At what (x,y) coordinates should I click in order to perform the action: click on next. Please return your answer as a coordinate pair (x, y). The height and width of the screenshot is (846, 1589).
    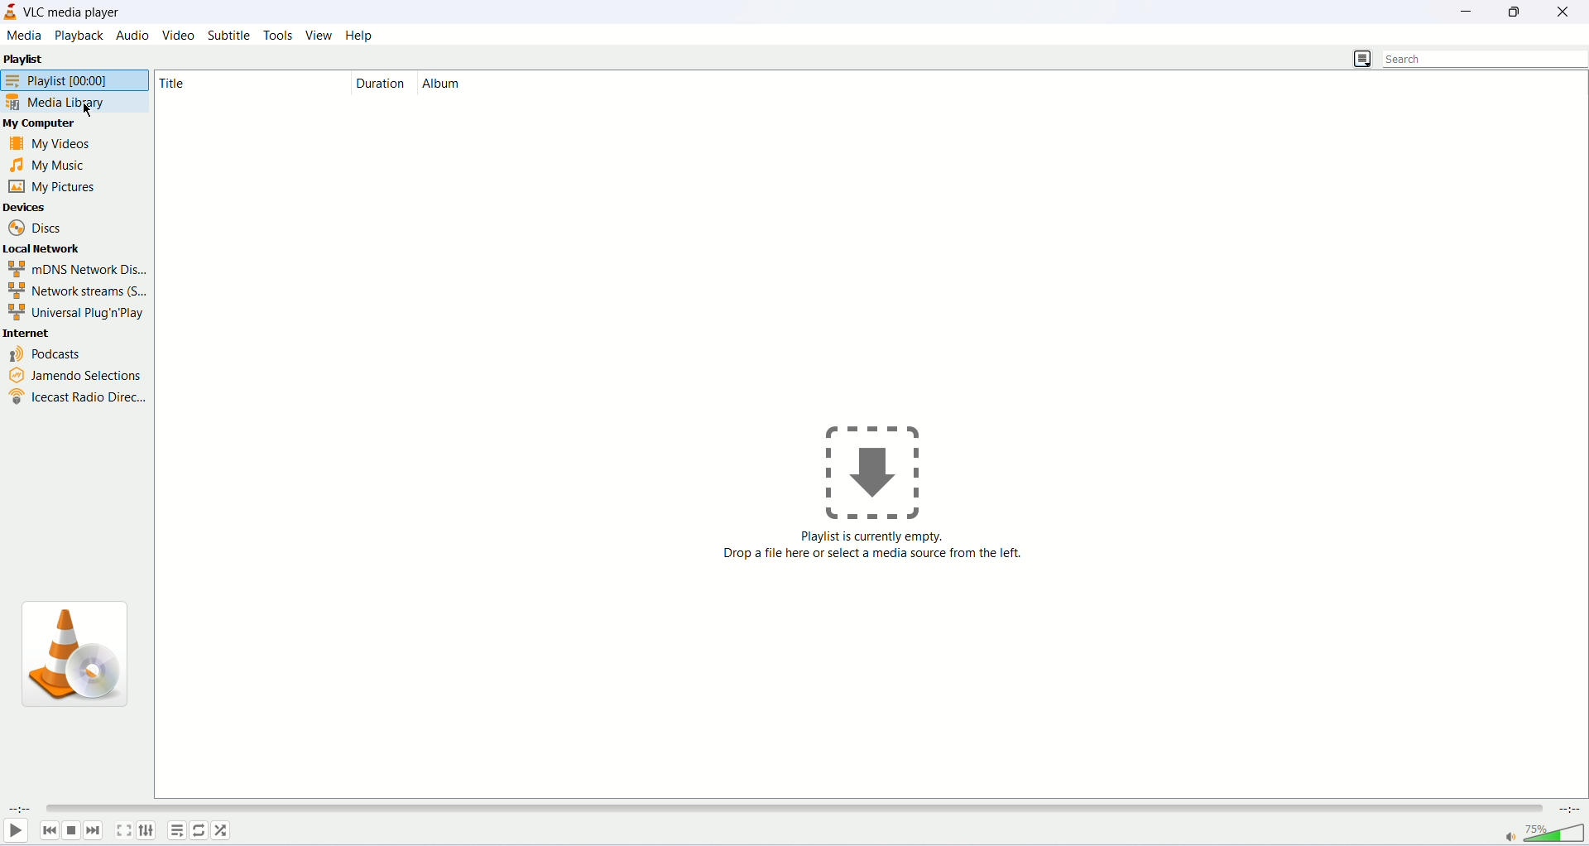
    Looking at the image, I should click on (96, 831).